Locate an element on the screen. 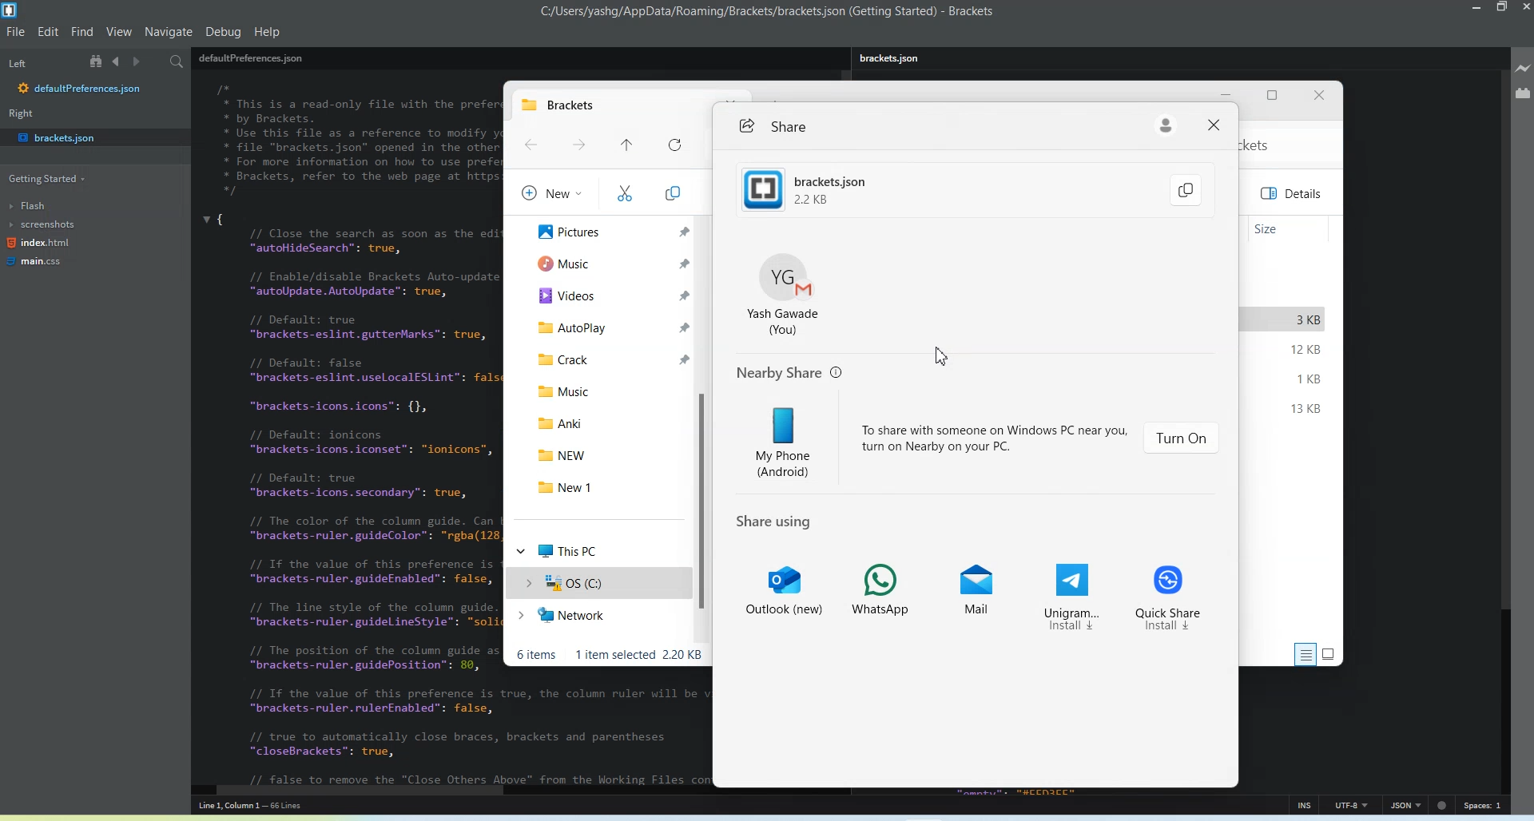 The height and width of the screenshot is (821, 1534). 3 KB is located at coordinates (1310, 320).